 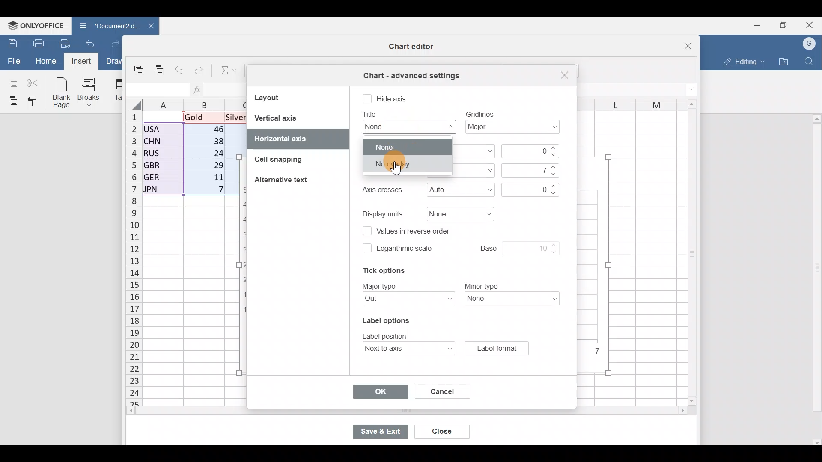 What do you see at coordinates (783, 25) in the screenshot?
I see `Maximize` at bounding box center [783, 25].